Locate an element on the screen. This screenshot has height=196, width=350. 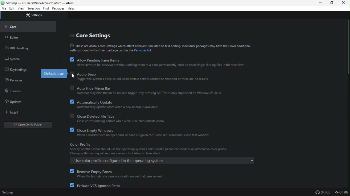
packages is located at coordinates (58, 9).